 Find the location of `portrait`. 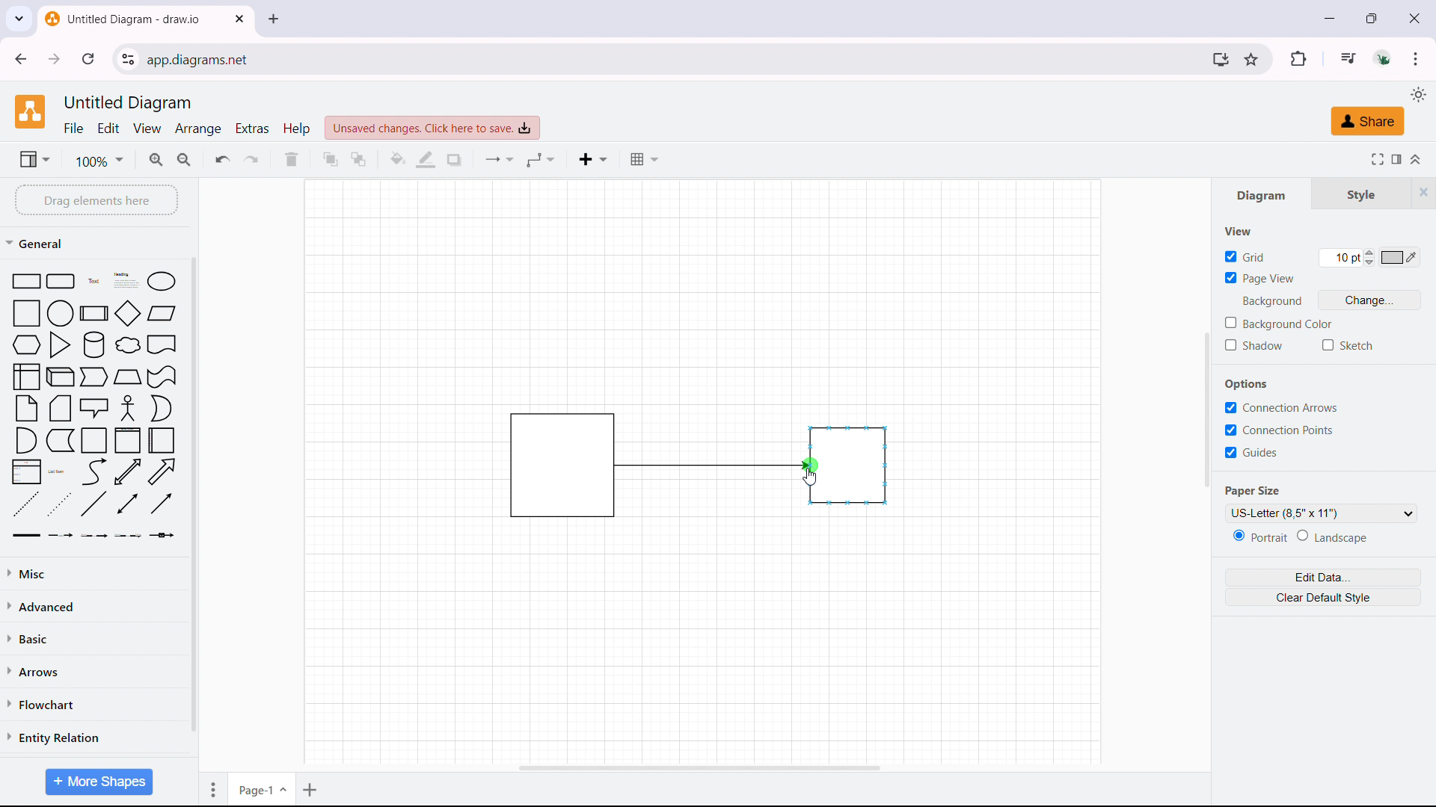

portrait is located at coordinates (1259, 536).